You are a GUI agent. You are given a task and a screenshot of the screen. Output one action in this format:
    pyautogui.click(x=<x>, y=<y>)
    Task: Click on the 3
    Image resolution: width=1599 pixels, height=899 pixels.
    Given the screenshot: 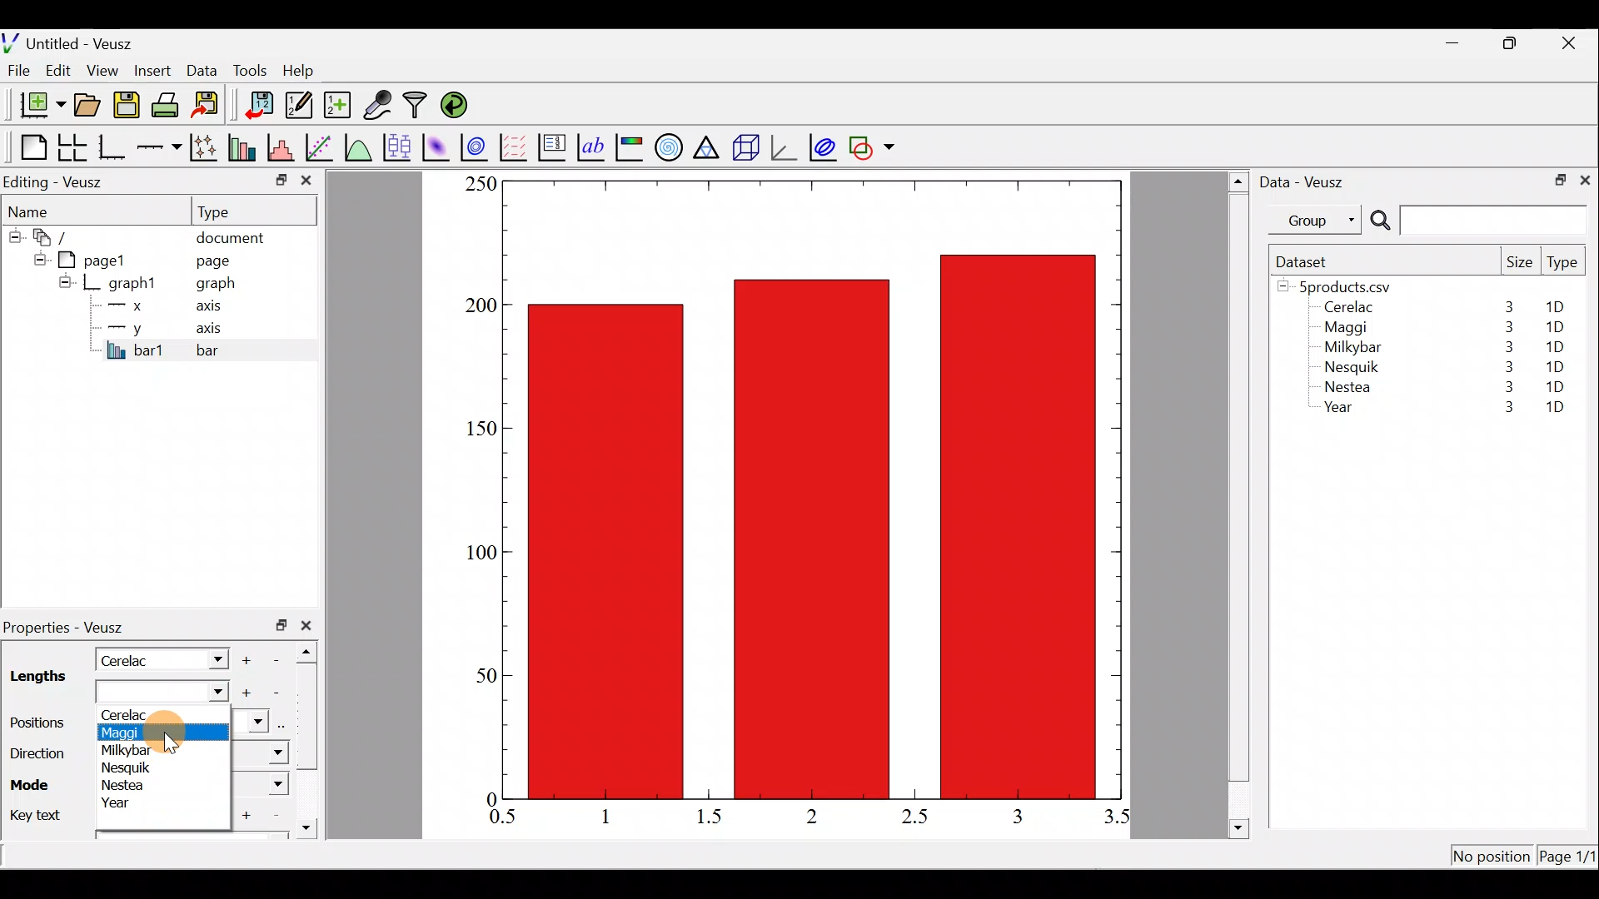 What is the action you would take?
    pyautogui.click(x=1505, y=327)
    